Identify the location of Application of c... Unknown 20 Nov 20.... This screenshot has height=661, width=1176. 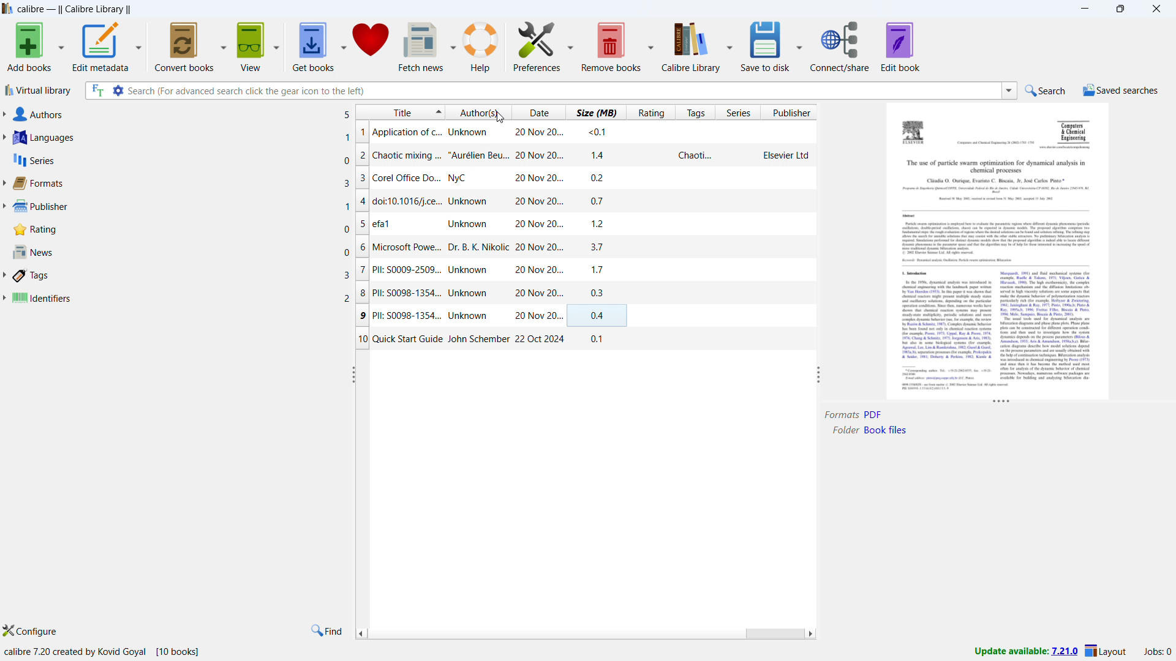
(467, 132).